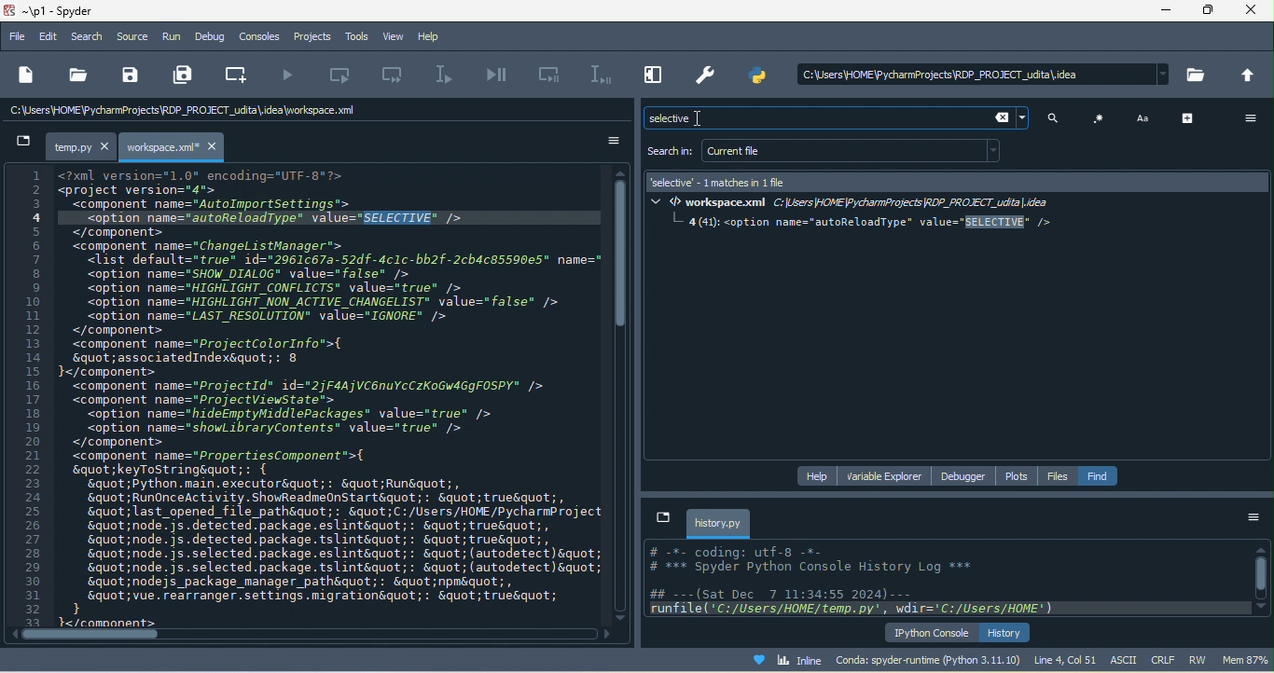 The height and width of the screenshot is (673, 1274). What do you see at coordinates (1100, 118) in the screenshot?
I see `icon` at bounding box center [1100, 118].